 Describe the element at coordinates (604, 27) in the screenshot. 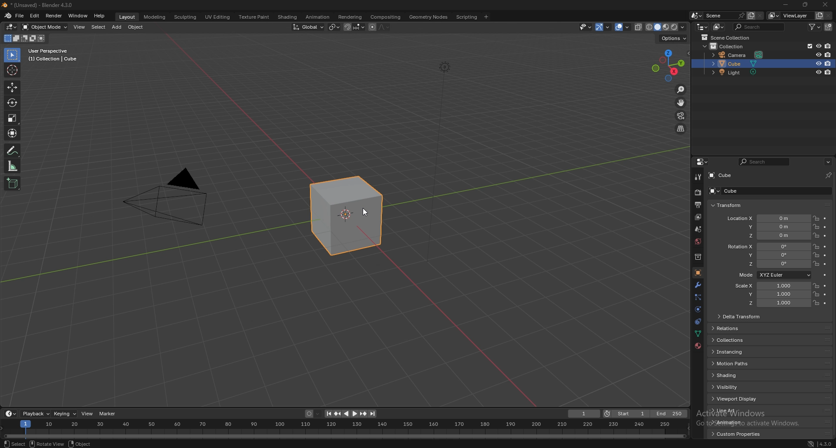

I see `show gizmo` at that location.